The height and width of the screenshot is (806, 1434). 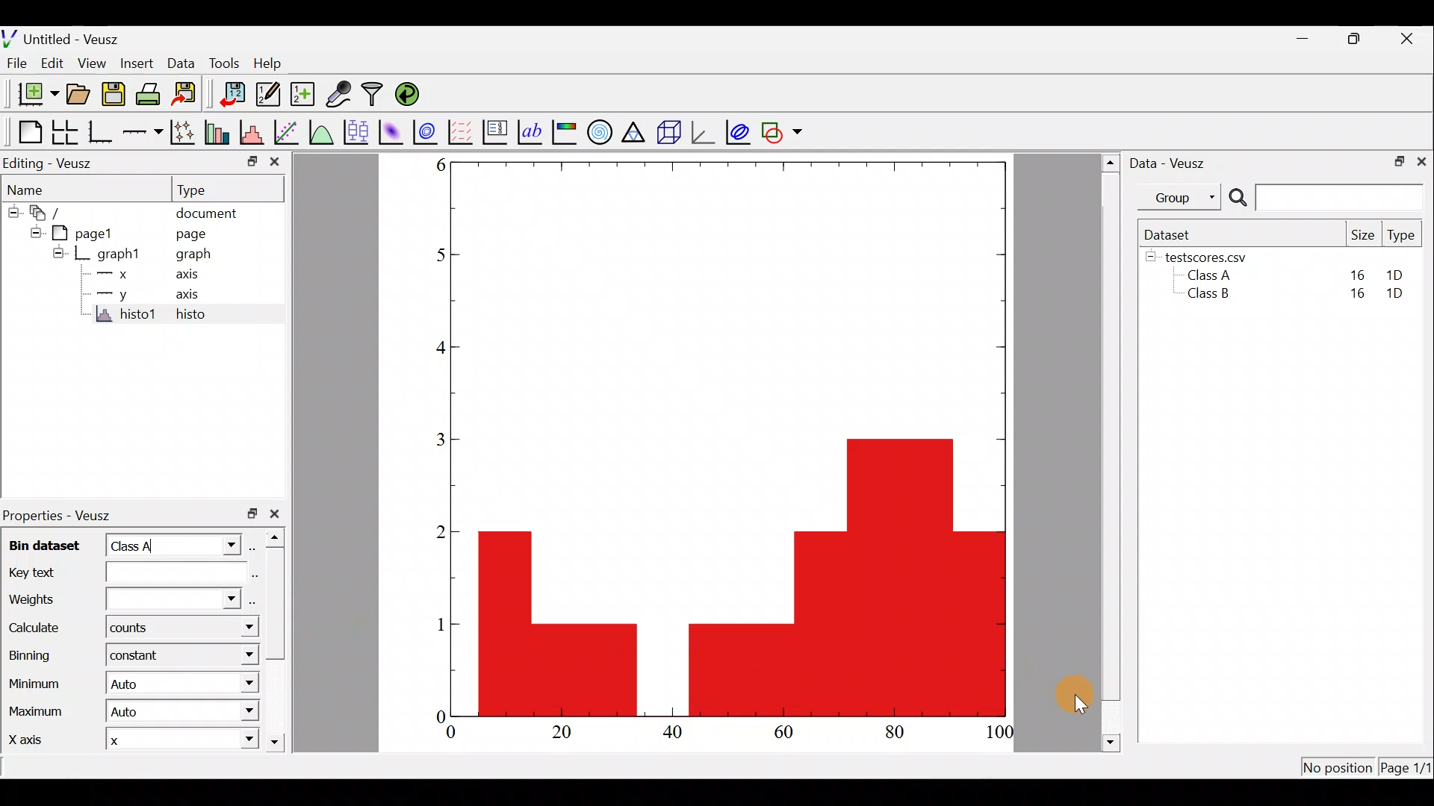 I want to click on x, so click(x=111, y=276).